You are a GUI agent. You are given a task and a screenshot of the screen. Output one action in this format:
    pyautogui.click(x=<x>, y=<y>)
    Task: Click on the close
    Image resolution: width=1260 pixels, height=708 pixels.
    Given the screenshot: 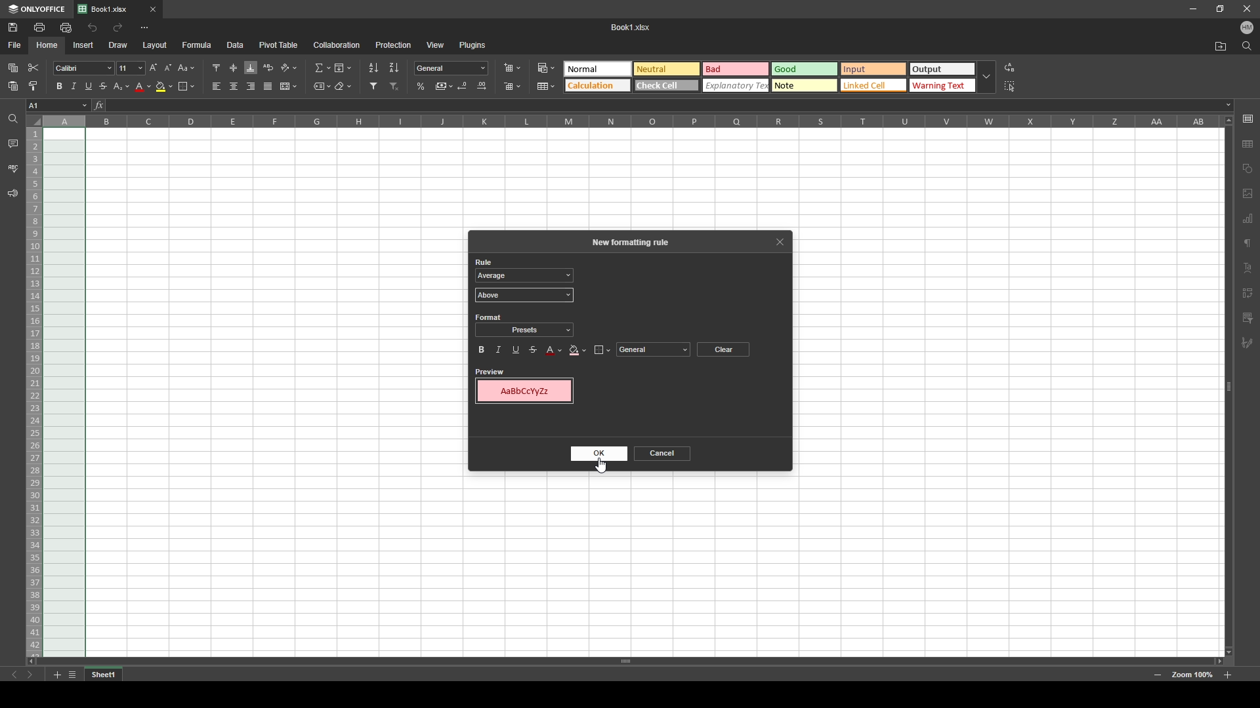 What is the action you would take?
    pyautogui.click(x=1247, y=9)
    